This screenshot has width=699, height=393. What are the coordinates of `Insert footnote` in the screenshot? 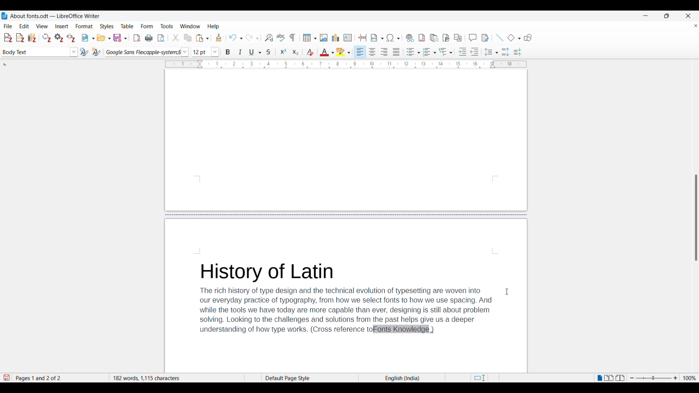 It's located at (421, 38).